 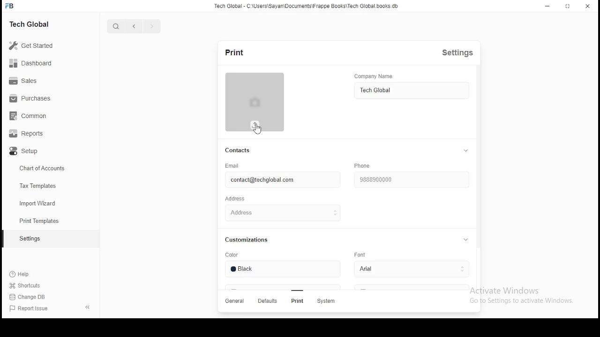 I want to click on Upload Profile Picture , so click(x=256, y=125).